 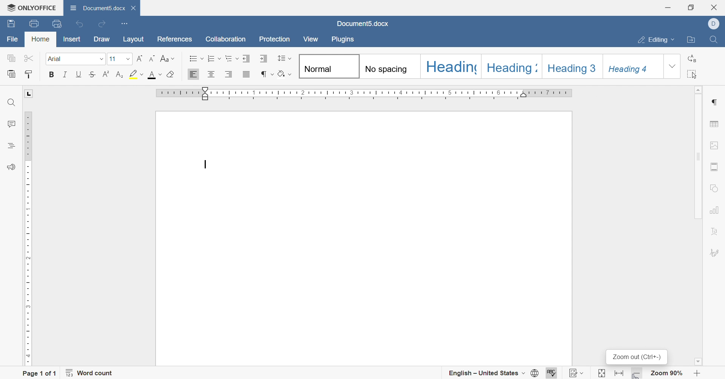 What do you see at coordinates (716, 40) in the screenshot?
I see `find` at bounding box center [716, 40].